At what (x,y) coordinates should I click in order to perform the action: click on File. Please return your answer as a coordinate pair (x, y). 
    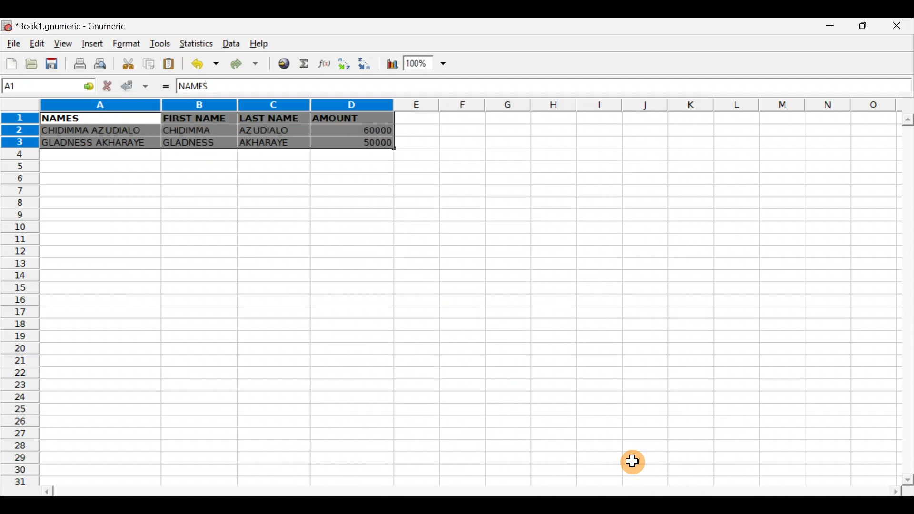
    Looking at the image, I should click on (13, 44).